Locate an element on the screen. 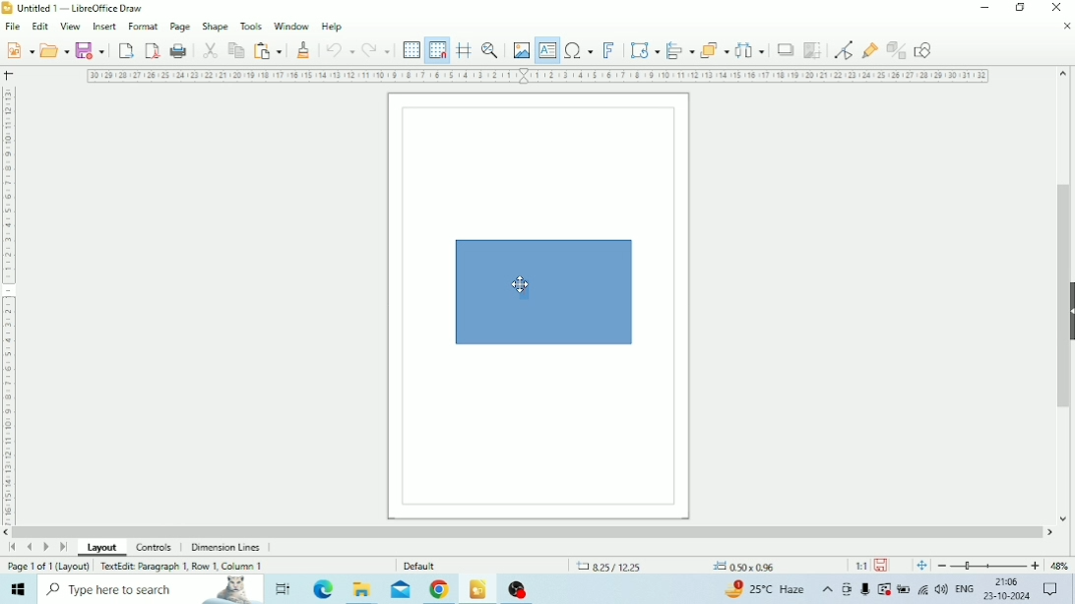  OBS Studio is located at coordinates (522, 590).